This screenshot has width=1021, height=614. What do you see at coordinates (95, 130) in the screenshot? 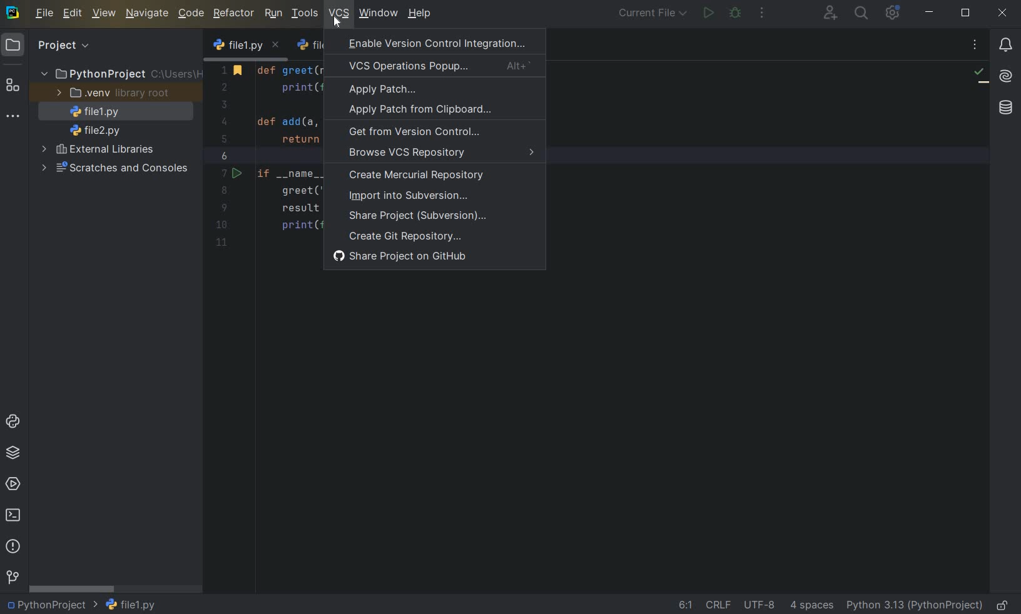
I see `file name 2` at bounding box center [95, 130].